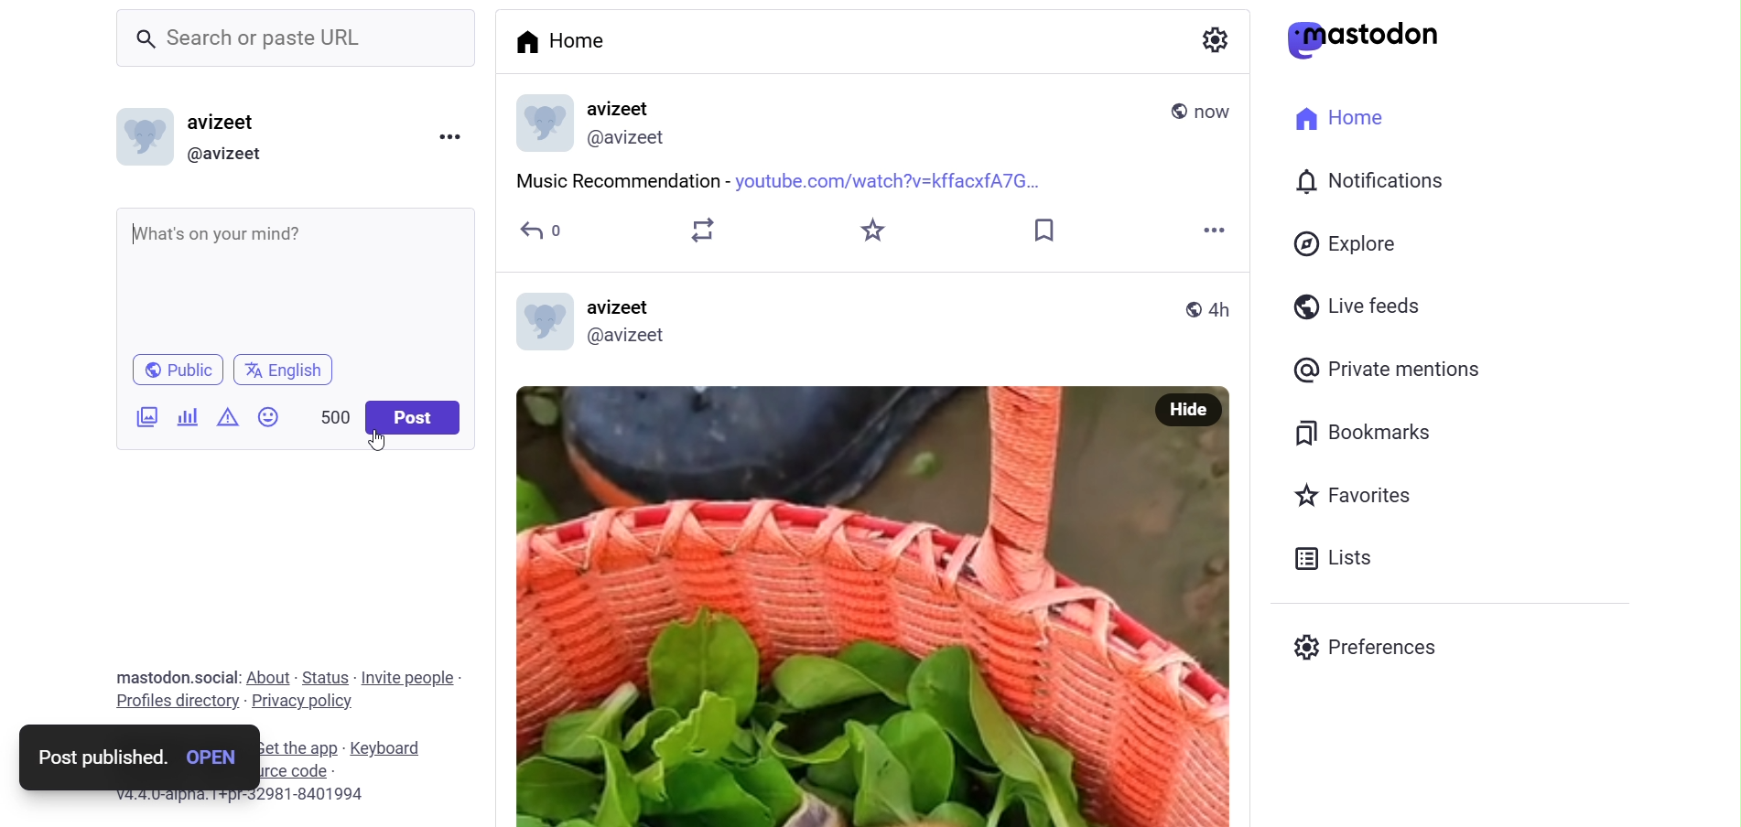  What do you see at coordinates (629, 139) in the screenshot?
I see `@avizeet` at bounding box center [629, 139].